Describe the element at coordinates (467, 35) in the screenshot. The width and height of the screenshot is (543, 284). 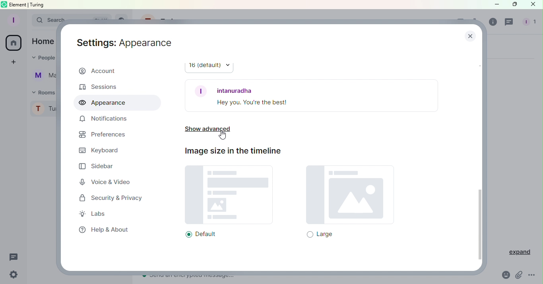
I see `Close` at that location.